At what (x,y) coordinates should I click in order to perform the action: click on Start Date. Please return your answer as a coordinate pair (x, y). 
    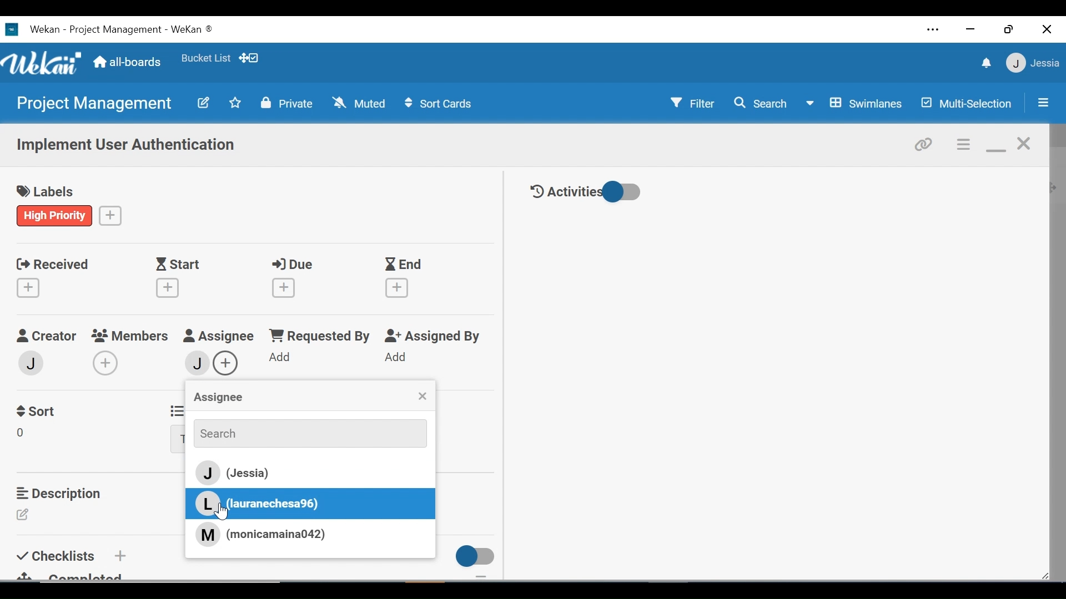
    Looking at the image, I should click on (180, 265).